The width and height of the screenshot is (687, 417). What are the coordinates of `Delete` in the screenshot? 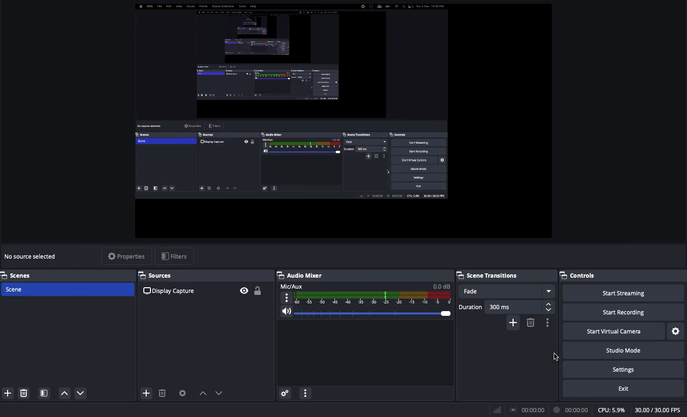 It's located at (531, 323).